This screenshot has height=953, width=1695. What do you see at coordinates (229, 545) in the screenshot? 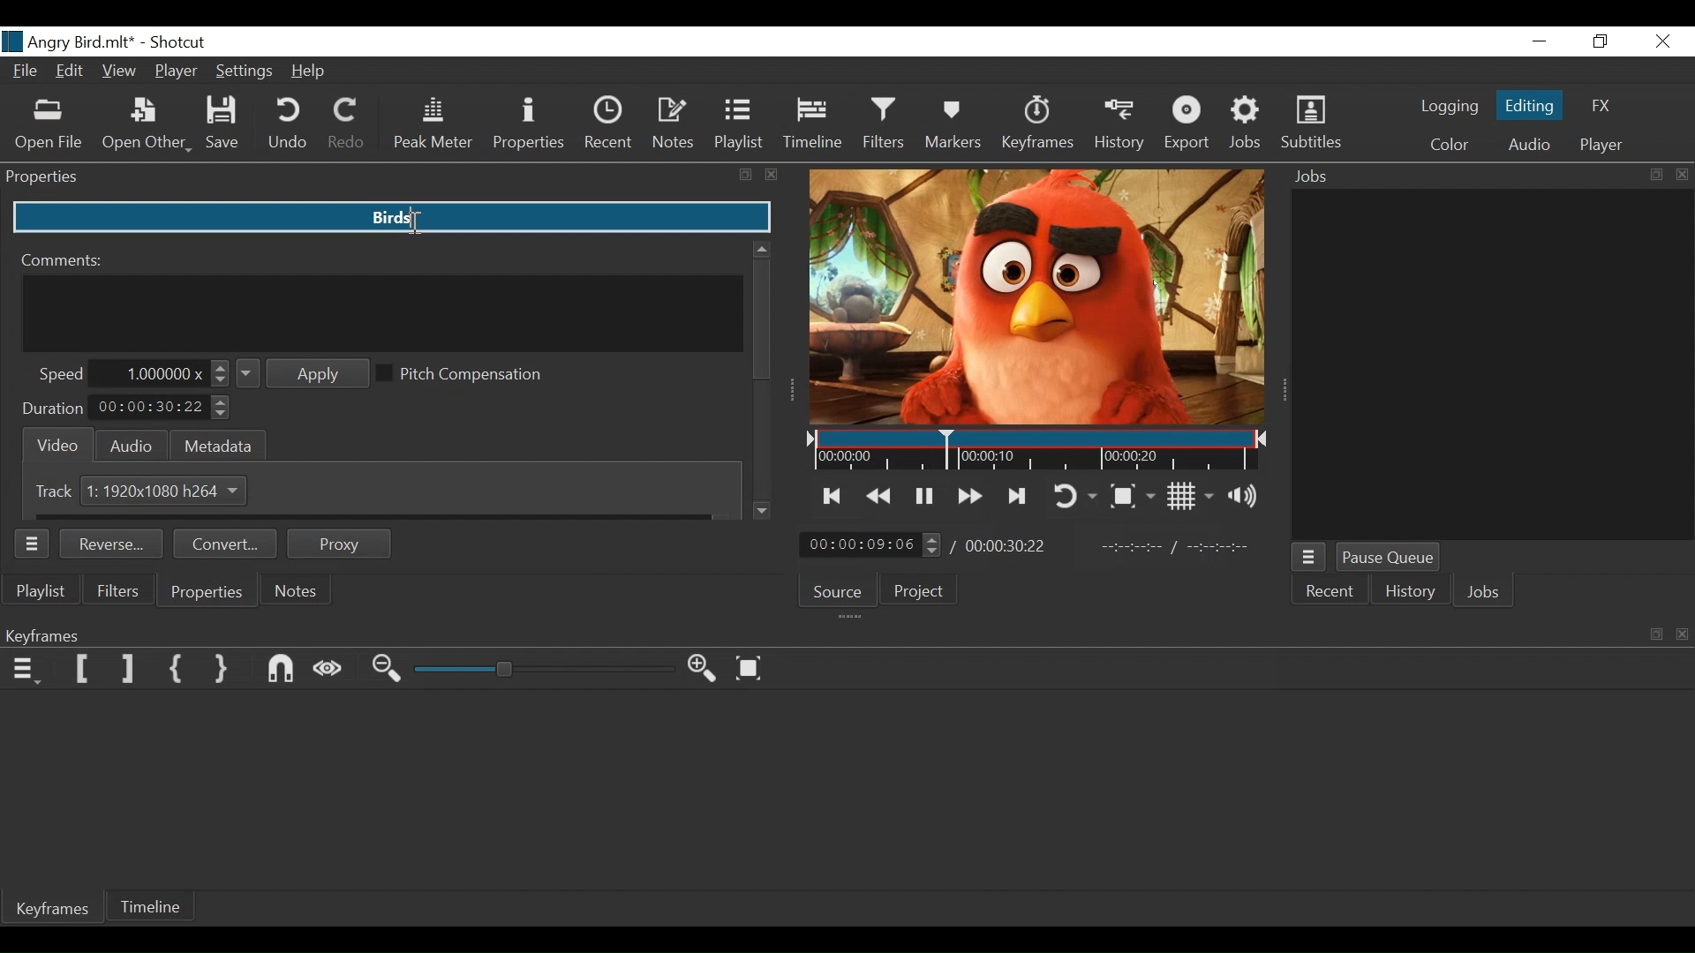
I see `Convert` at bounding box center [229, 545].